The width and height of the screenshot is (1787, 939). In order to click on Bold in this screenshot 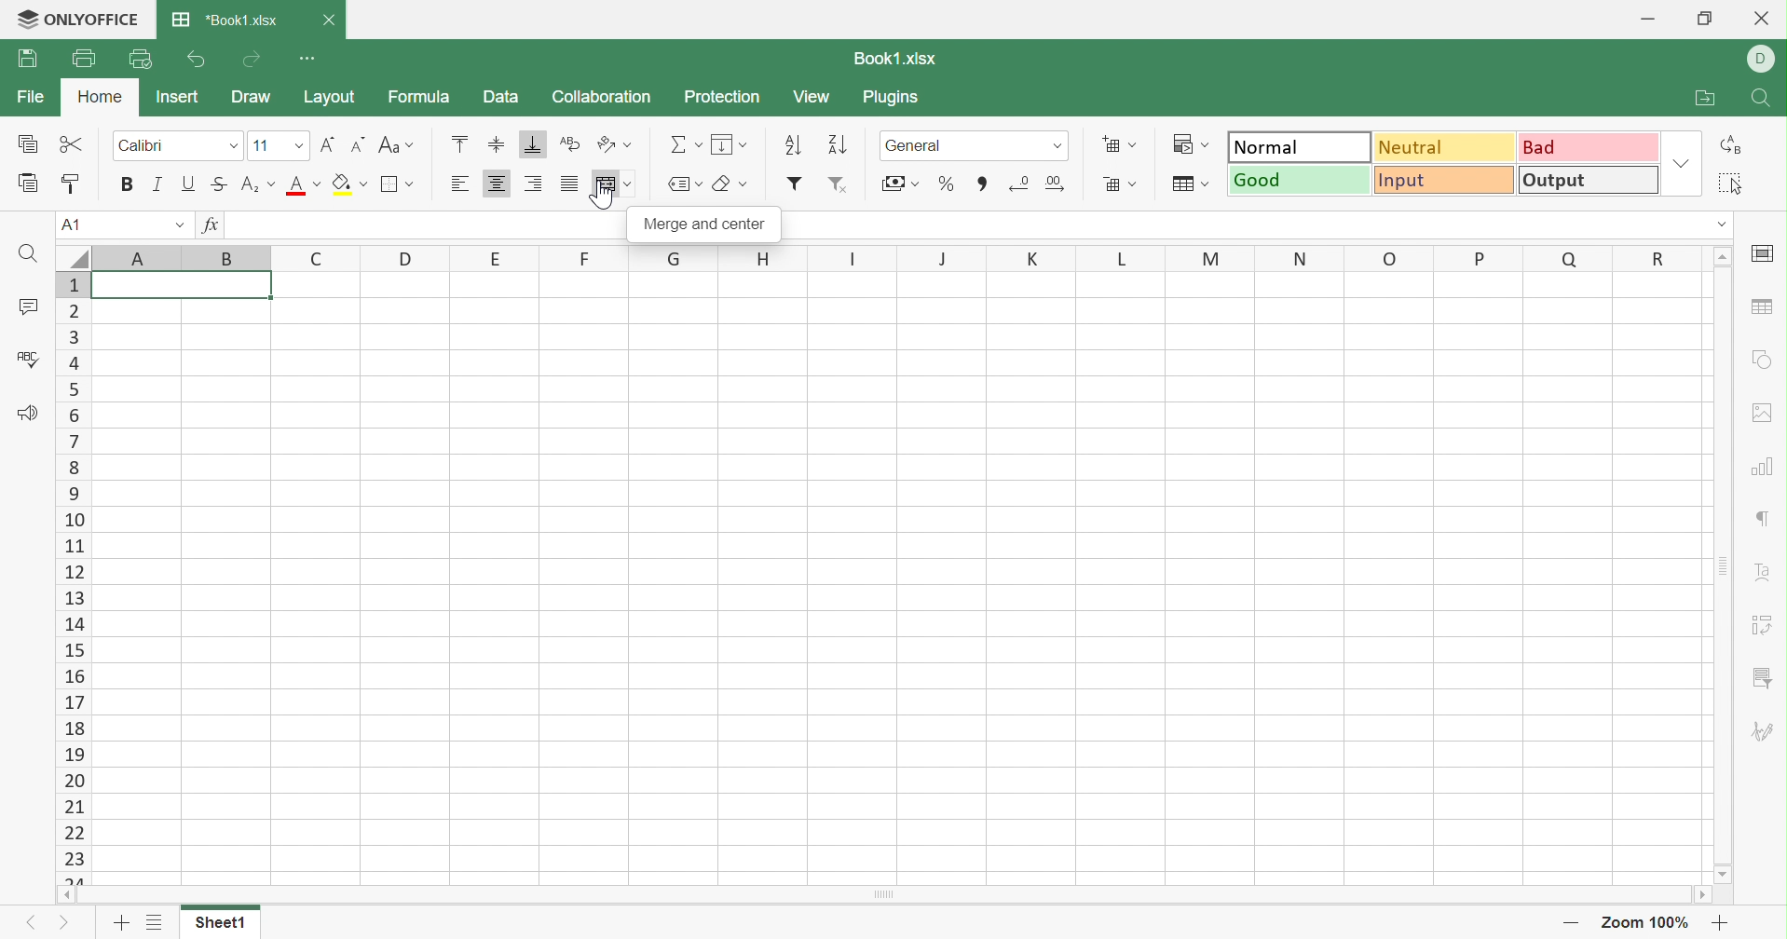, I will do `click(126, 184)`.